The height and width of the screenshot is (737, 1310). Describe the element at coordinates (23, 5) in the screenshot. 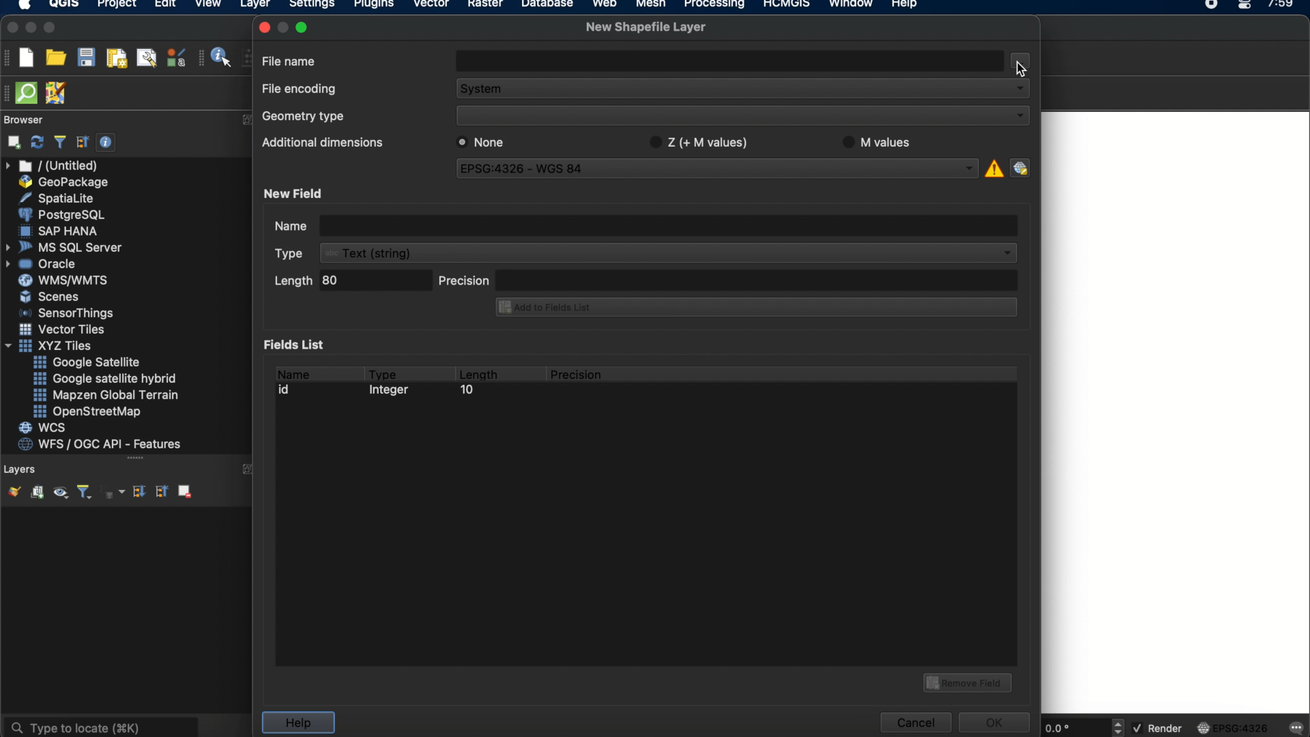

I see `apple logo` at that location.